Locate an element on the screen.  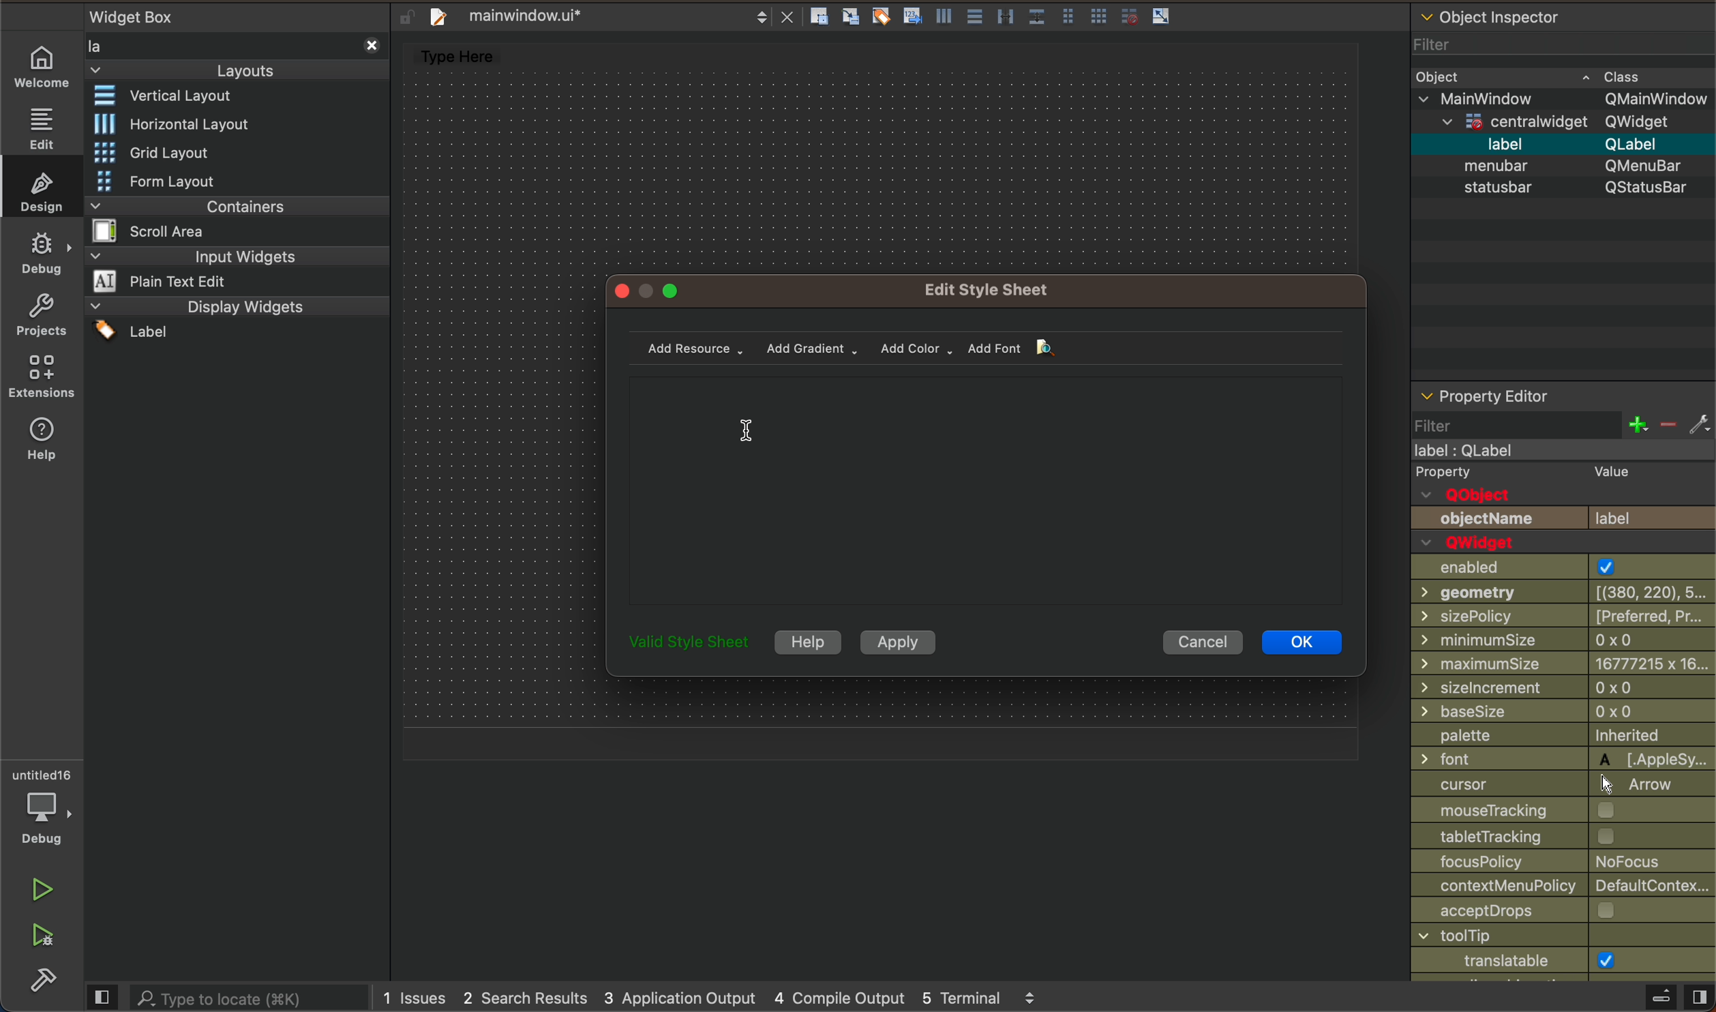
run abd debug is located at coordinates (49, 944).